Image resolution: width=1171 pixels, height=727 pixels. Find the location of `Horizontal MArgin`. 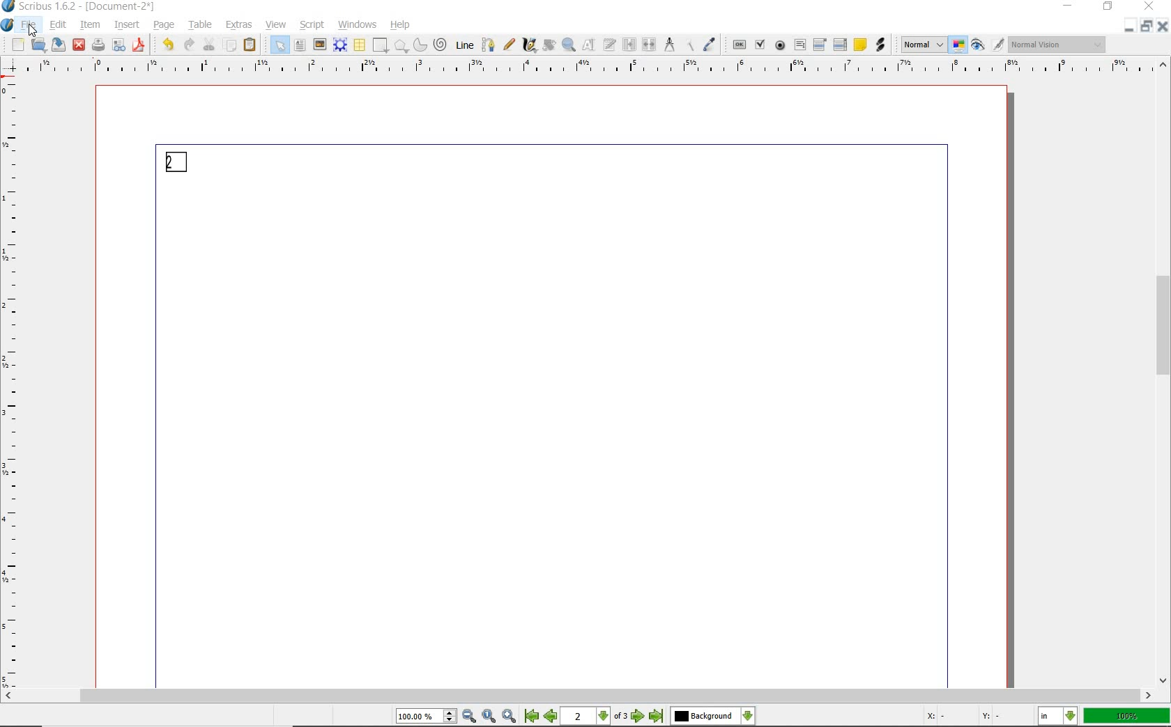

Horizontal MArgin is located at coordinates (581, 69).